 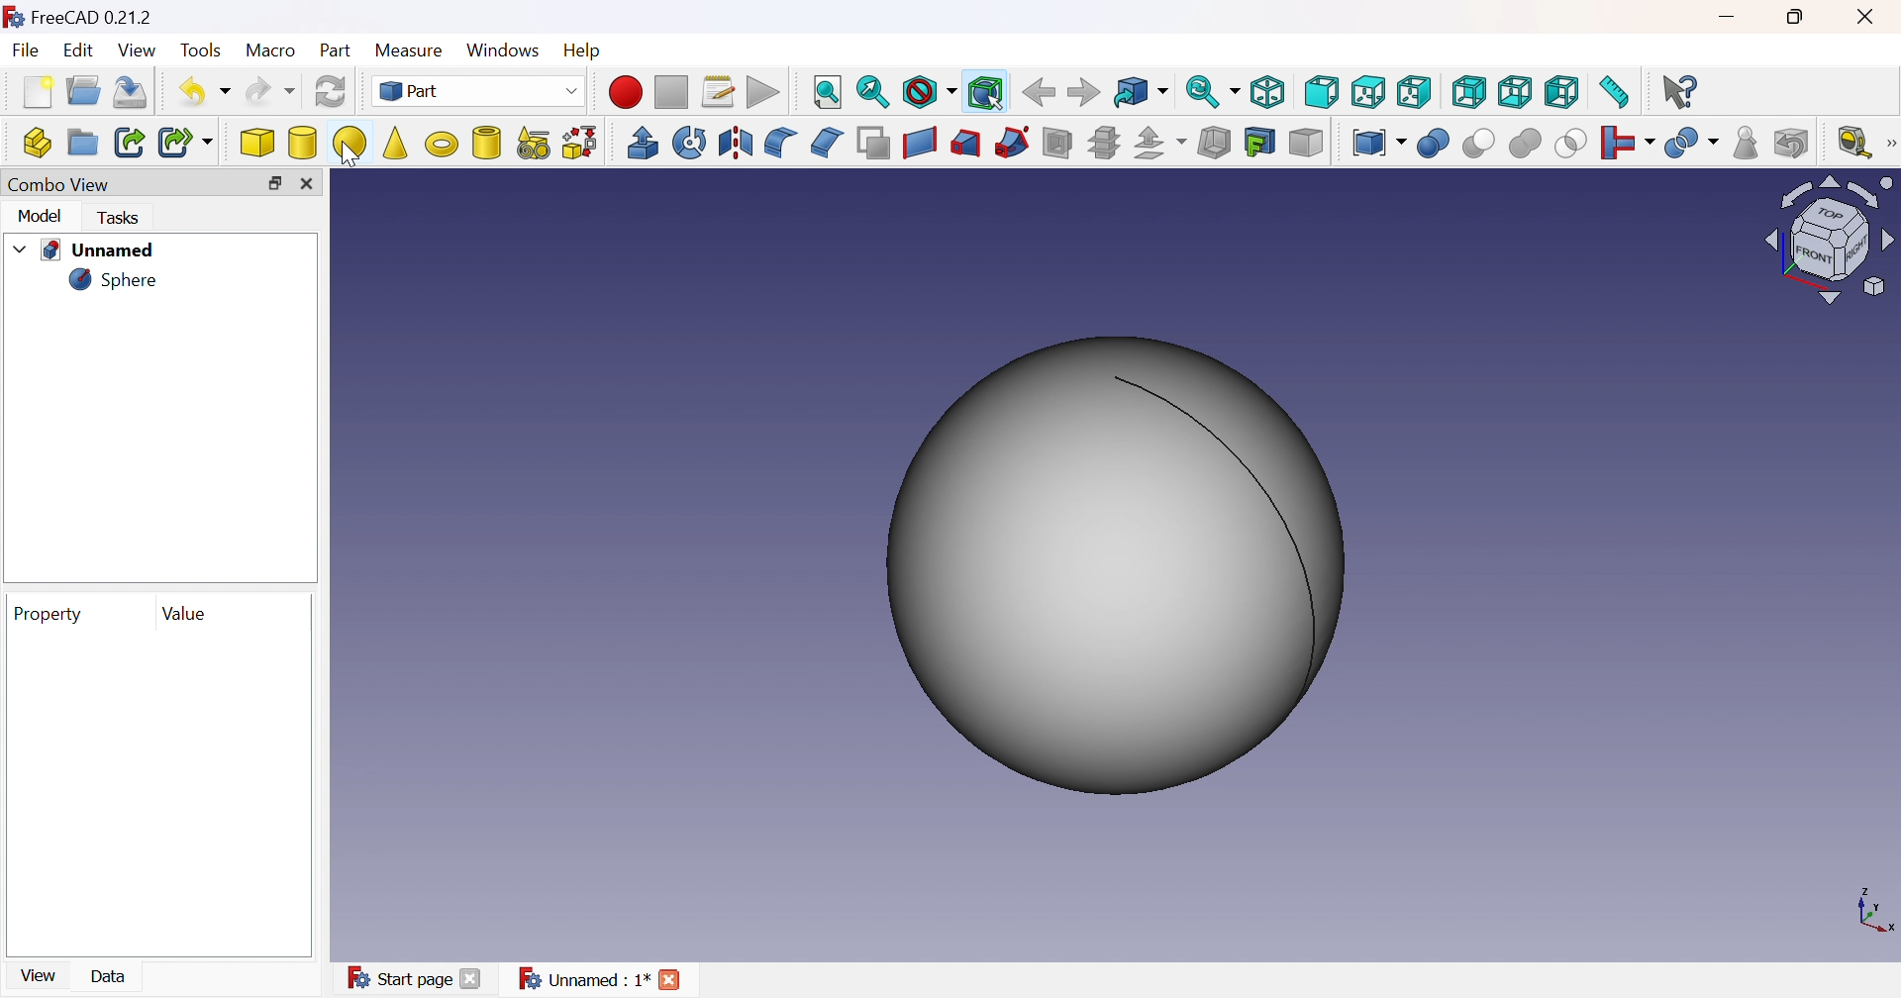 What do you see at coordinates (1865, 16) in the screenshot?
I see `Close` at bounding box center [1865, 16].